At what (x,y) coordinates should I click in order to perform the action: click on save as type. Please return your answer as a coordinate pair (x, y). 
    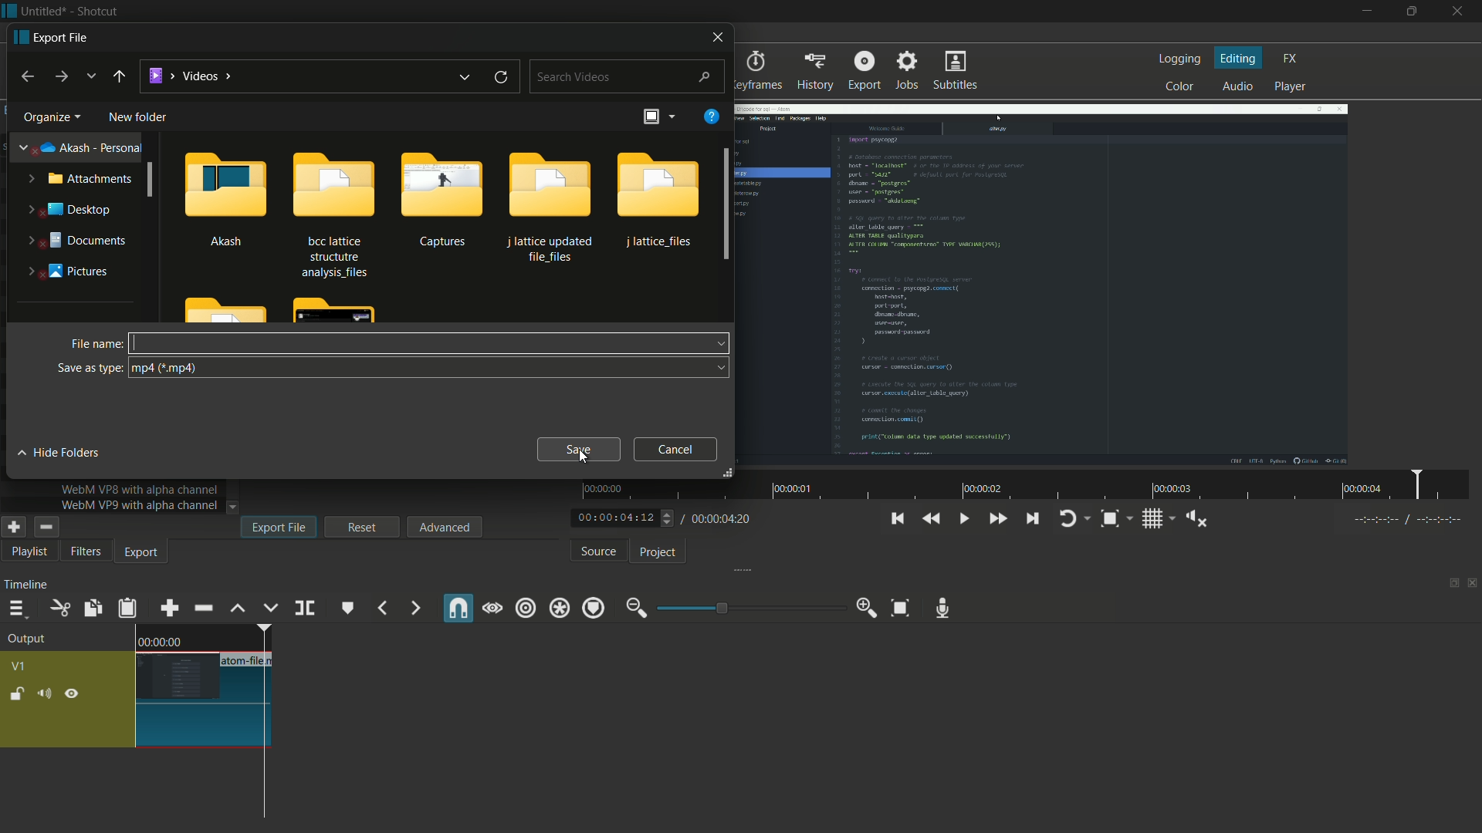
    Looking at the image, I should click on (90, 368).